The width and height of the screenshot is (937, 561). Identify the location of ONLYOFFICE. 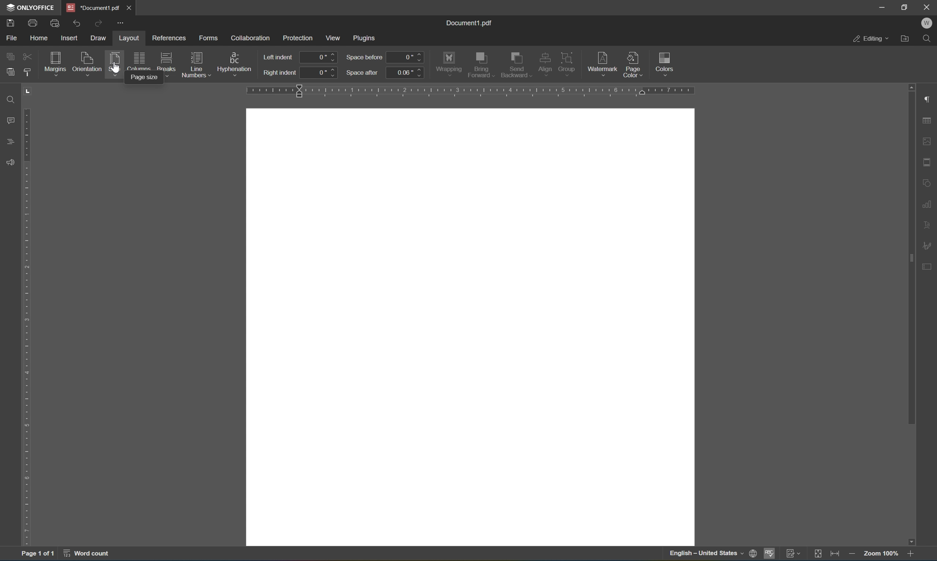
(29, 7).